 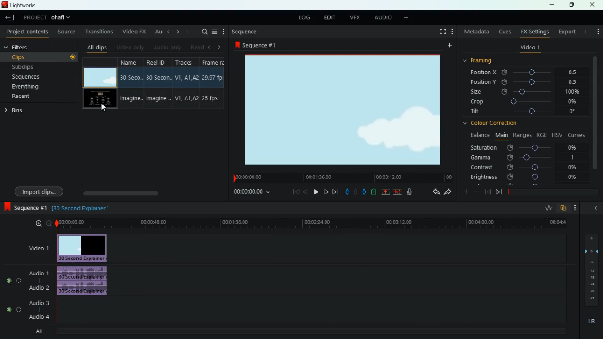 I want to click on more, so click(x=224, y=32).